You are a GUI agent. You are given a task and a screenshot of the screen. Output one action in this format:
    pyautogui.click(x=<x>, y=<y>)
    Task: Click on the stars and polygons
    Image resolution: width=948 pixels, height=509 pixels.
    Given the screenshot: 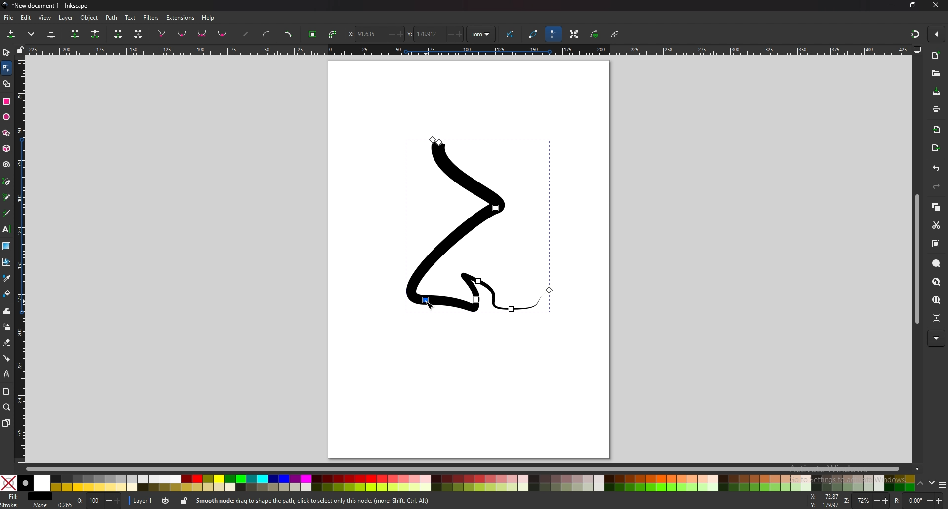 What is the action you would take?
    pyautogui.click(x=6, y=133)
    